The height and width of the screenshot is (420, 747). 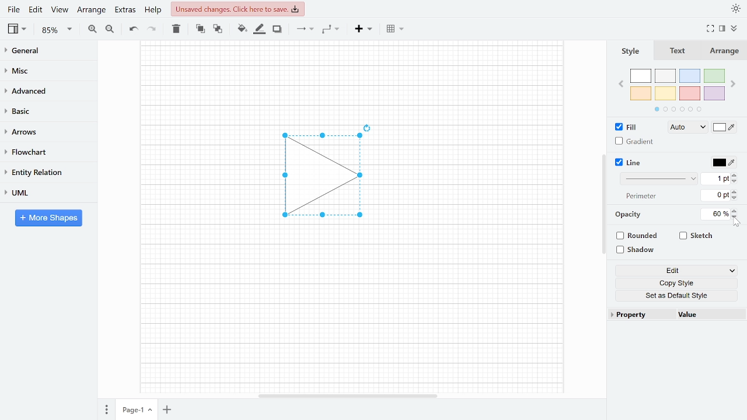 I want to click on Decrease perimeter, so click(x=735, y=199).